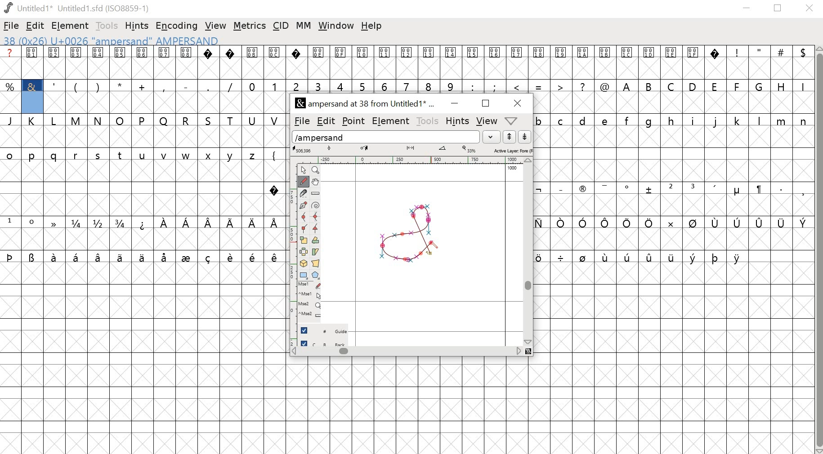 This screenshot has width=823, height=454. I want to click on help, so click(373, 27).